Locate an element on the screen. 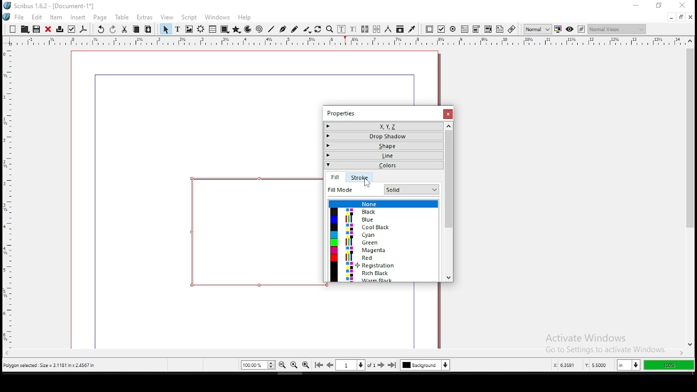 The width and height of the screenshot is (697, 392). zoom 100% is located at coordinates (258, 365).